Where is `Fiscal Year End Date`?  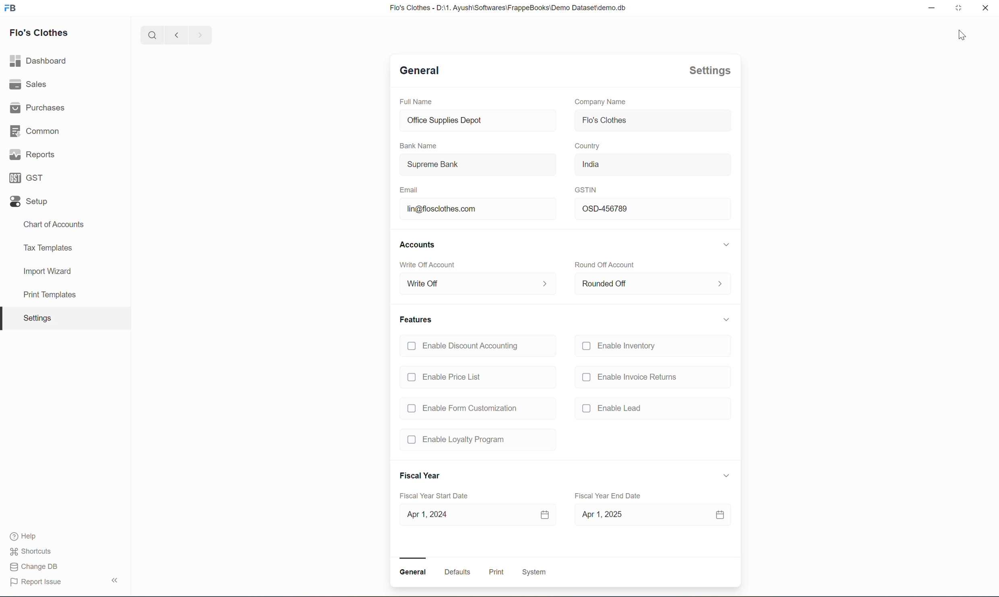
Fiscal Year End Date is located at coordinates (608, 496).